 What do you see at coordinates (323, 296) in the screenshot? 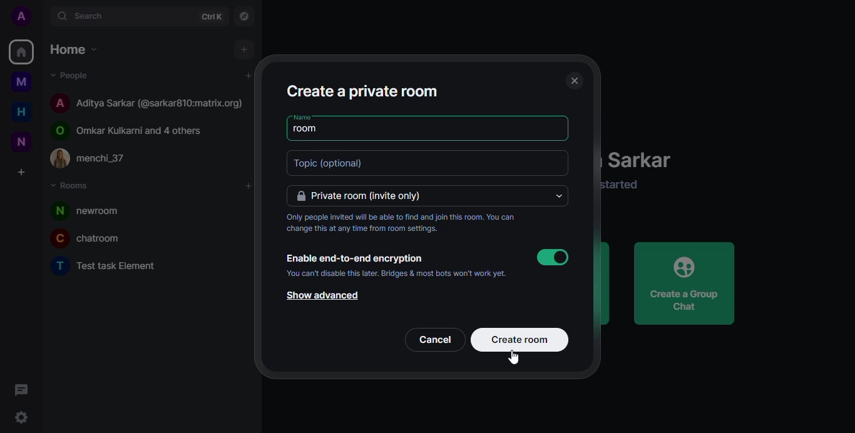
I see `show advanced` at bounding box center [323, 296].